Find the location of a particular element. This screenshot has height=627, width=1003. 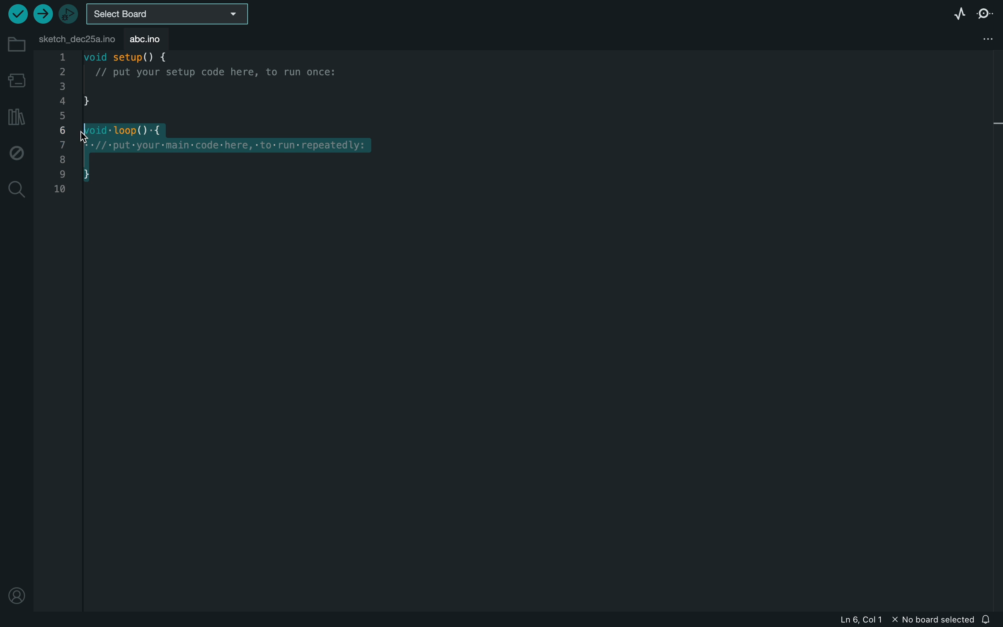

debugger is located at coordinates (69, 12).